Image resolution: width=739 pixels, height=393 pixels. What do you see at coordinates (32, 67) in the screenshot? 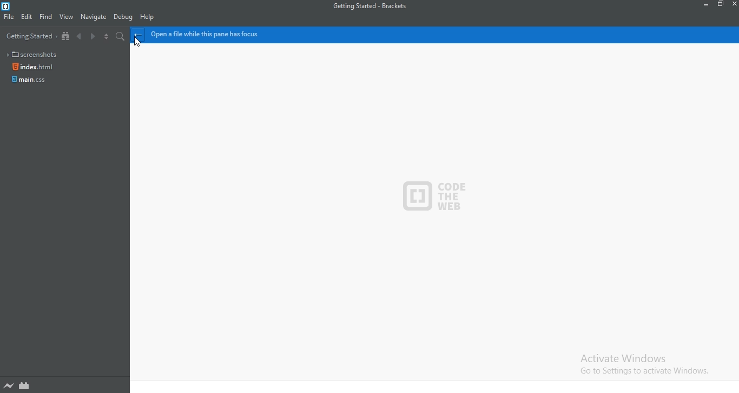
I see `Index.html` at bounding box center [32, 67].